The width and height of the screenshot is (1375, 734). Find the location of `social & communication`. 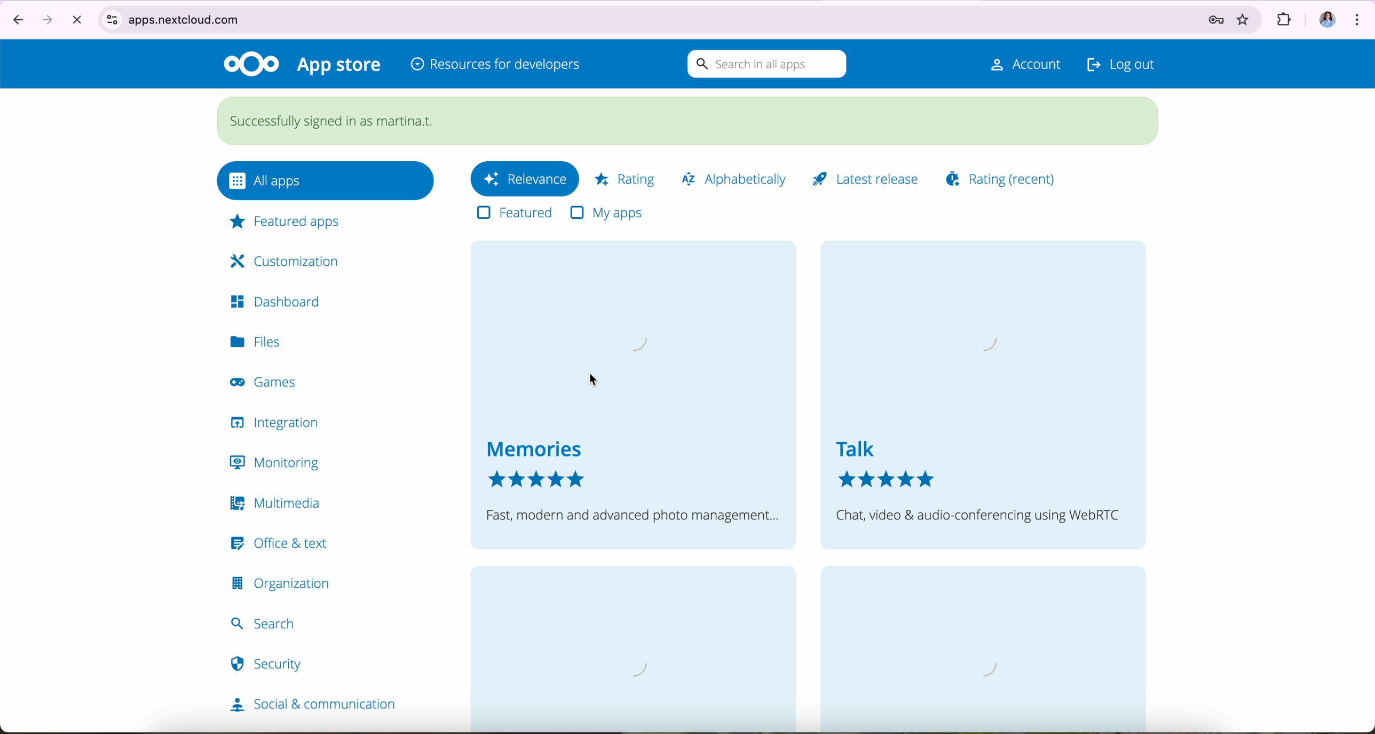

social & communication is located at coordinates (309, 706).